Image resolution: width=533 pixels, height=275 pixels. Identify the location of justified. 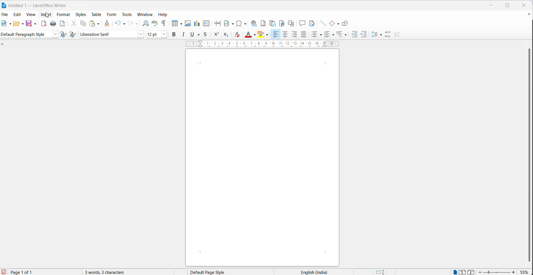
(304, 34).